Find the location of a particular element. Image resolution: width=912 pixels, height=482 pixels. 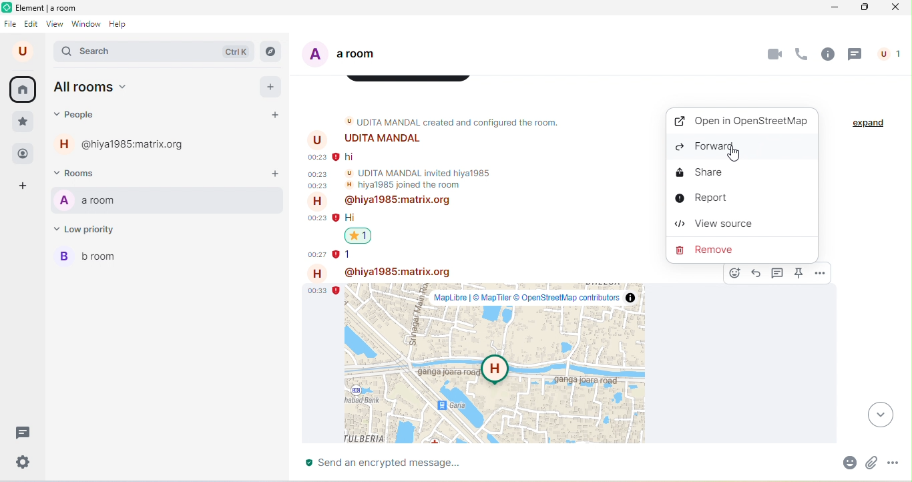

notifications toggle is located at coordinates (276, 200).